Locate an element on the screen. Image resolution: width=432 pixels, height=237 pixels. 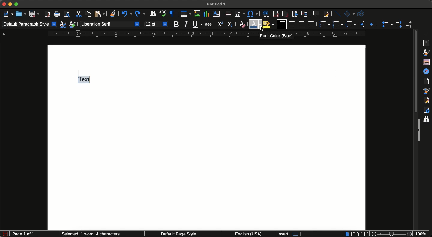
Minimize is located at coordinates (11, 5).